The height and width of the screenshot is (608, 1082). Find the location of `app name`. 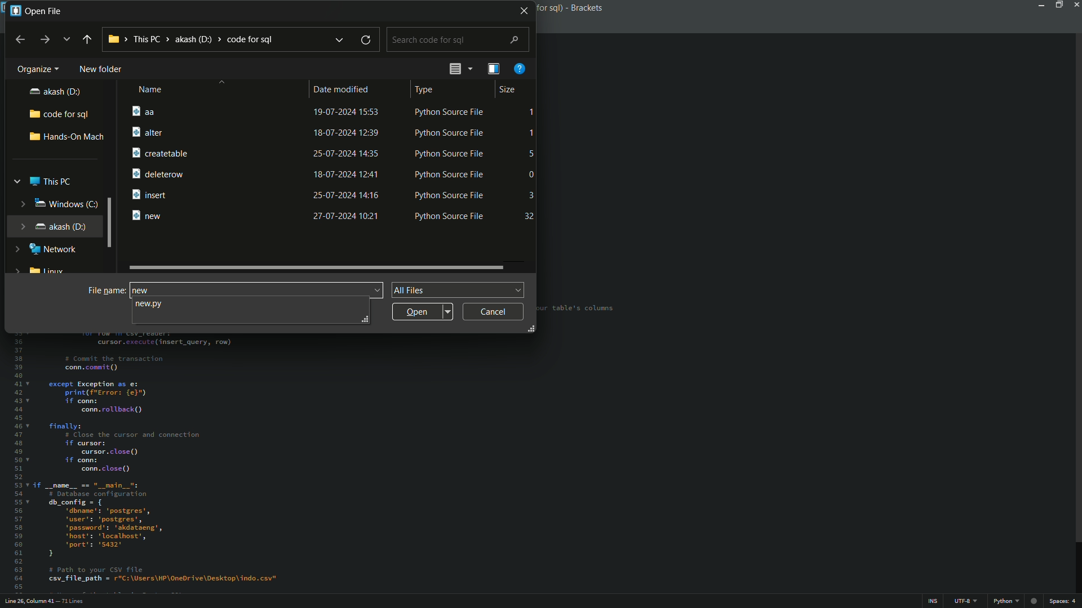

app name is located at coordinates (569, 8).